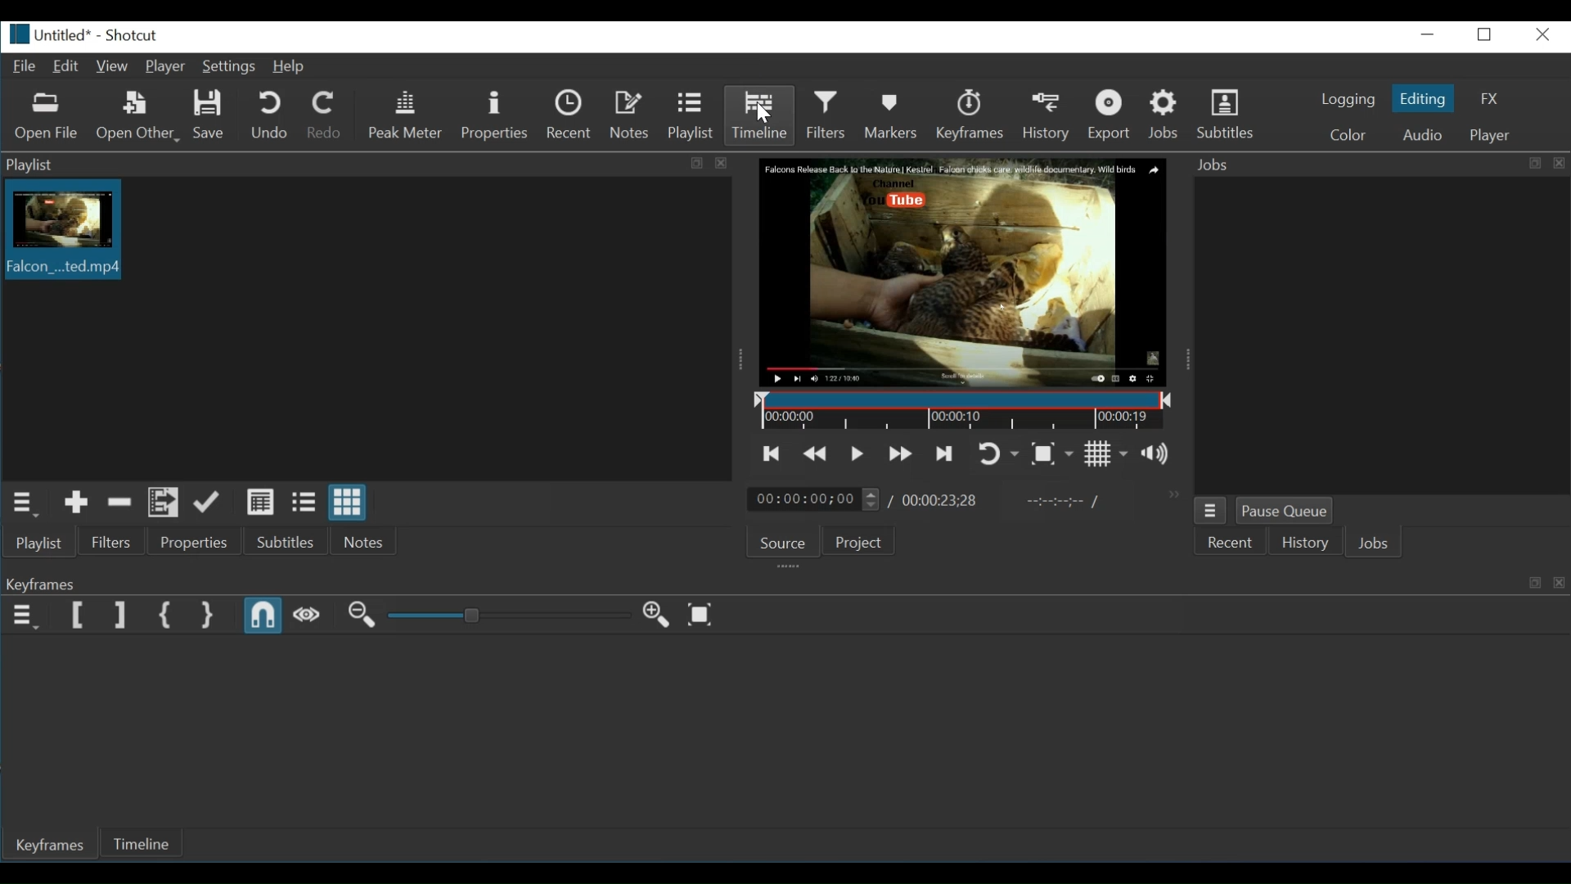 This screenshot has width=1571, height=884. What do you see at coordinates (325, 115) in the screenshot?
I see `Redo` at bounding box center [325, 115].